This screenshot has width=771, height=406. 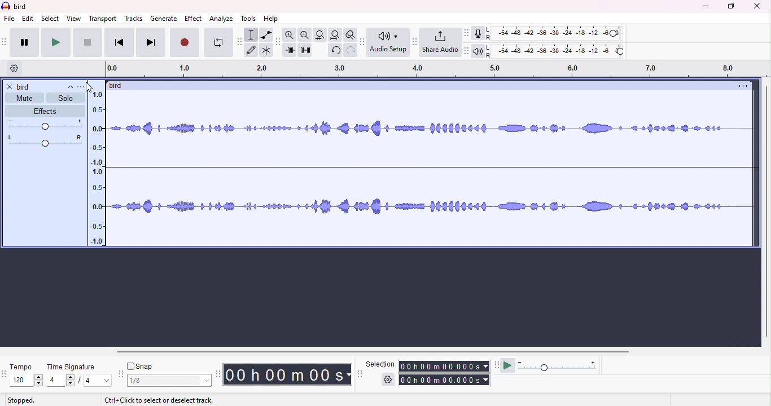 What do you see at coordinates (249, 19) in the screenshot?
I see `tools` at bounding box center [249, 19].